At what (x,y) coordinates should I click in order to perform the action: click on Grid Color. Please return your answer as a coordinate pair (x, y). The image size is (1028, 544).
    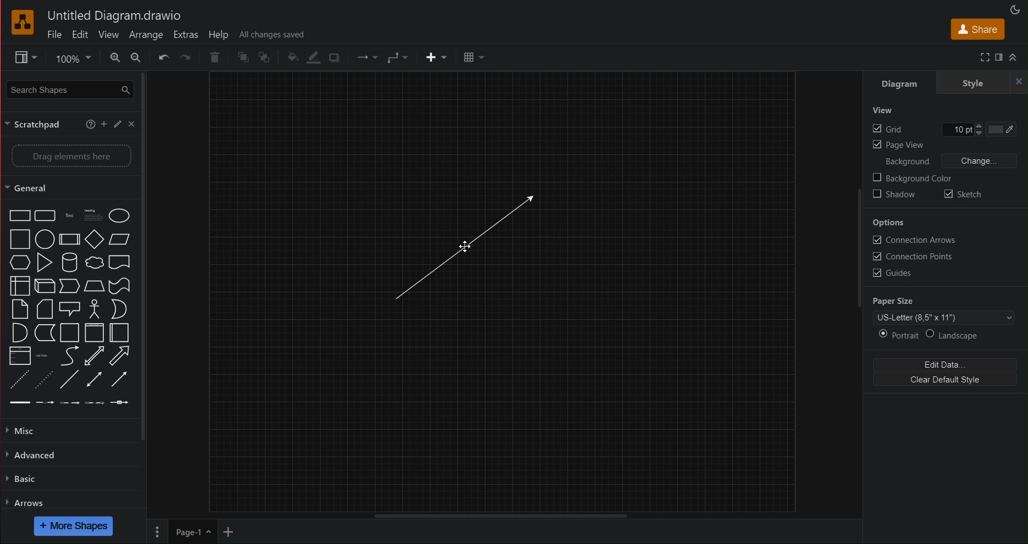
    Looking at the image, I should click on (1008, 131).